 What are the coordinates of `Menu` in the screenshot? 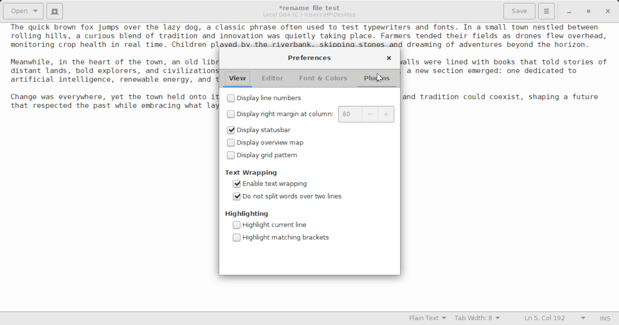 It's located at (546, 10).